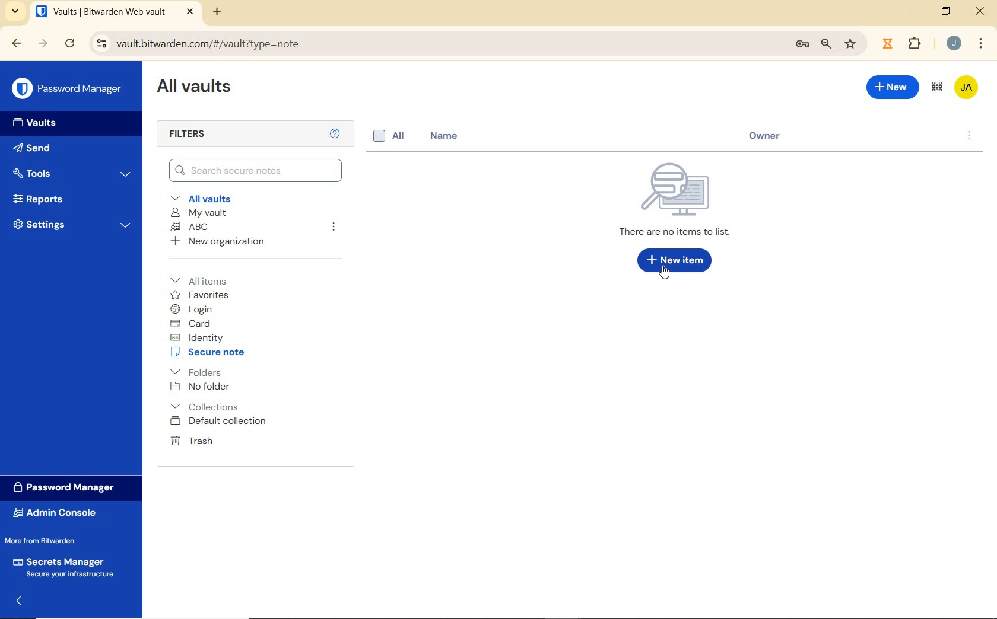 The width and height of the screenshot is (997, 619). What do you see at coordinates (668, 279) in the screenshot?
I see `Mouse Cursor` at bounding box center [668, 279].